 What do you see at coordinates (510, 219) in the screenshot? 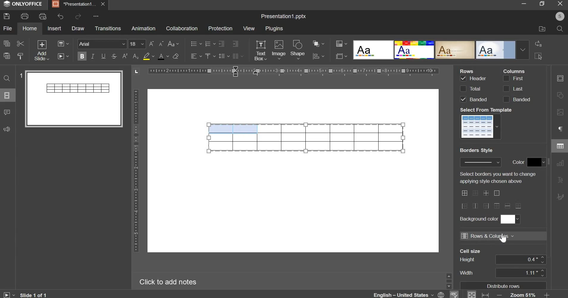
I see `background color` at bounding box center [510, 219].